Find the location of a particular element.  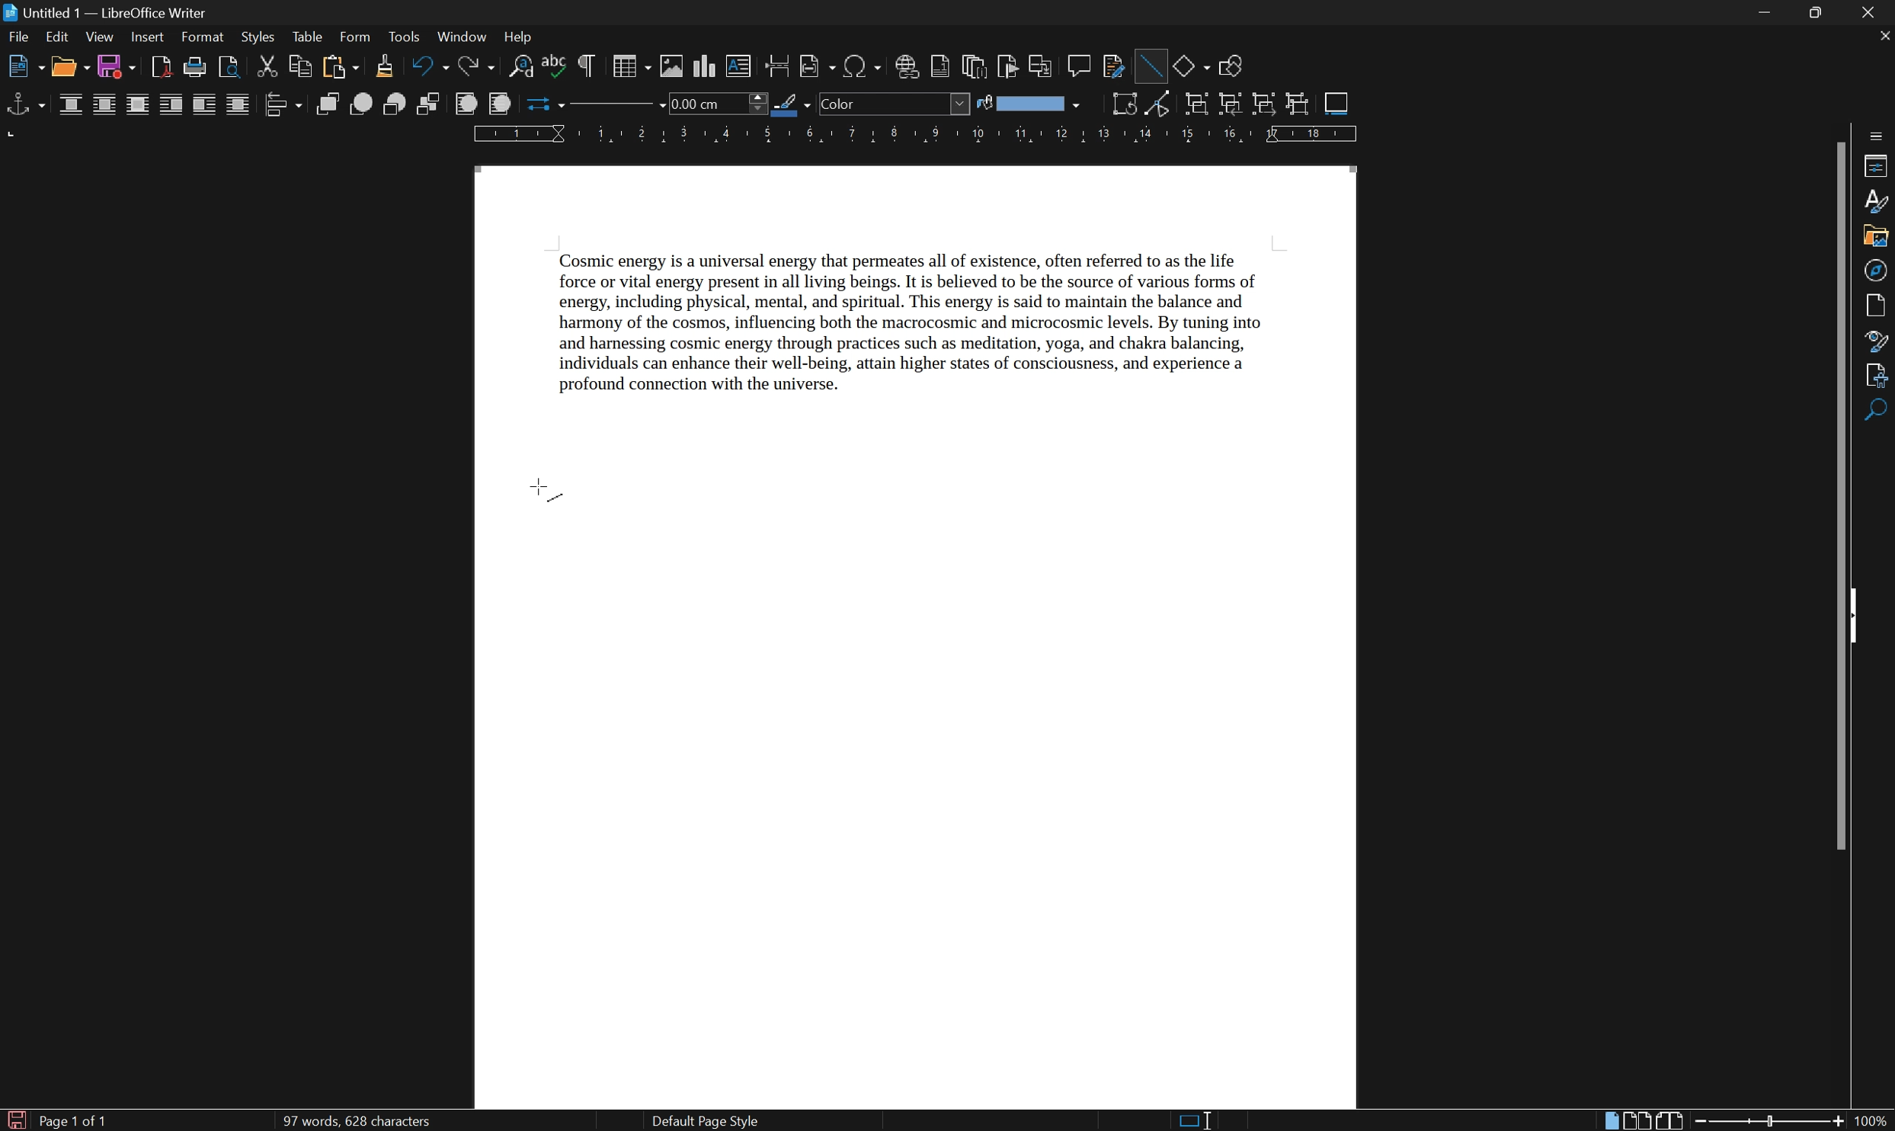

close is located at coordinates (1883, 35).